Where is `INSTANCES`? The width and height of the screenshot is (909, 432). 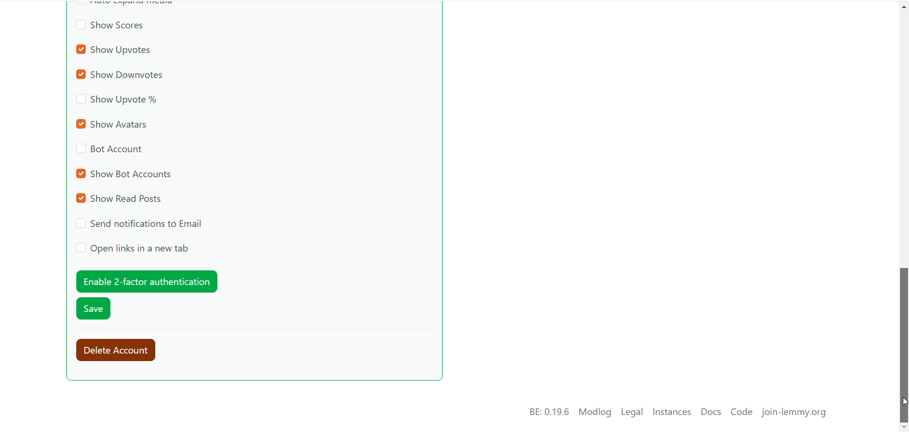
INSTANCES is located at coordinates (674, 413).